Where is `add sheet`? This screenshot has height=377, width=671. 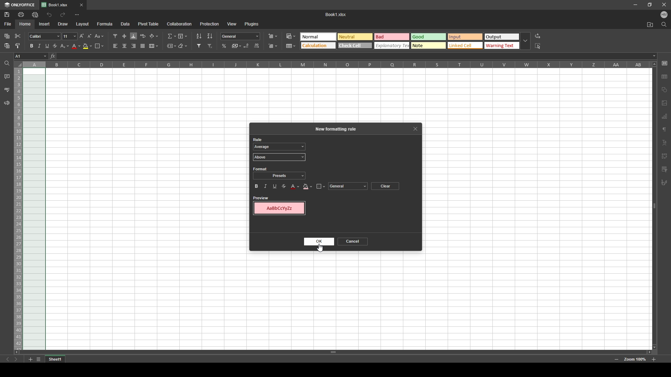
add sheet is located at coordinates (30, 360).